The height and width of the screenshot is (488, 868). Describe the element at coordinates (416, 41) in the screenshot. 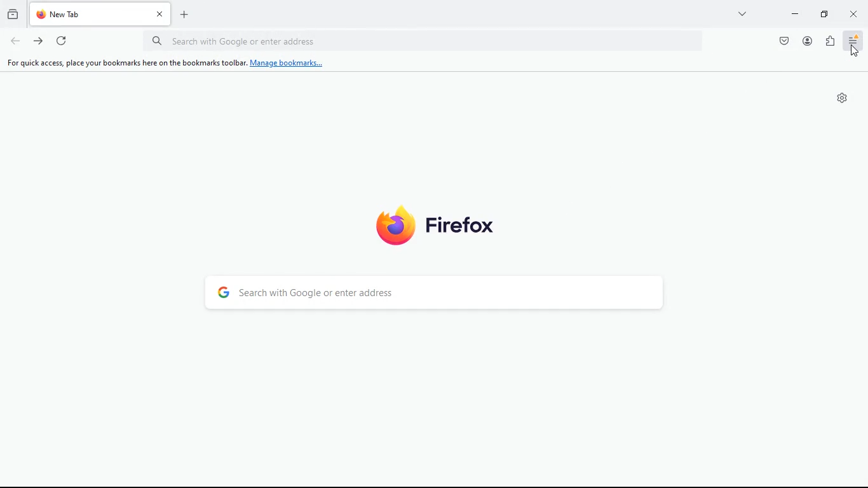

I see `url` at that location.